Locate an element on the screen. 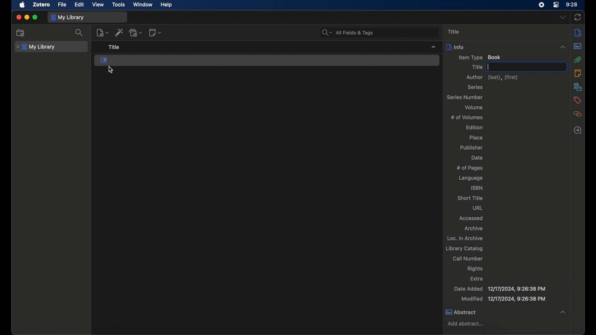  modified is located at coordinates (503, 298).